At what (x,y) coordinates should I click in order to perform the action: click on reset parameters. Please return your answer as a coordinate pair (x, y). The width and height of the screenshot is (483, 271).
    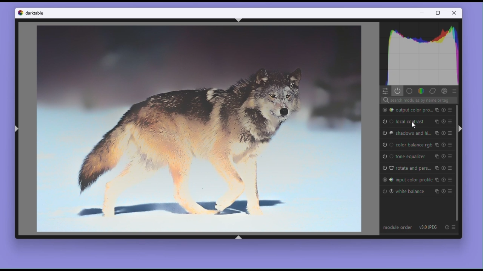
    Looking at the image, I should click on (443, 110).